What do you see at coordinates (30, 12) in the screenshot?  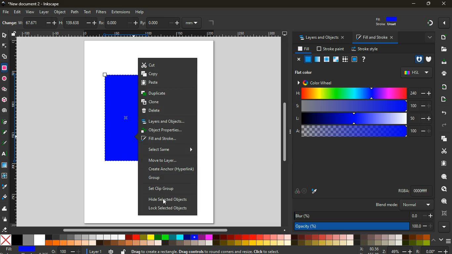 I see `view` at bounding box center [30, 12].